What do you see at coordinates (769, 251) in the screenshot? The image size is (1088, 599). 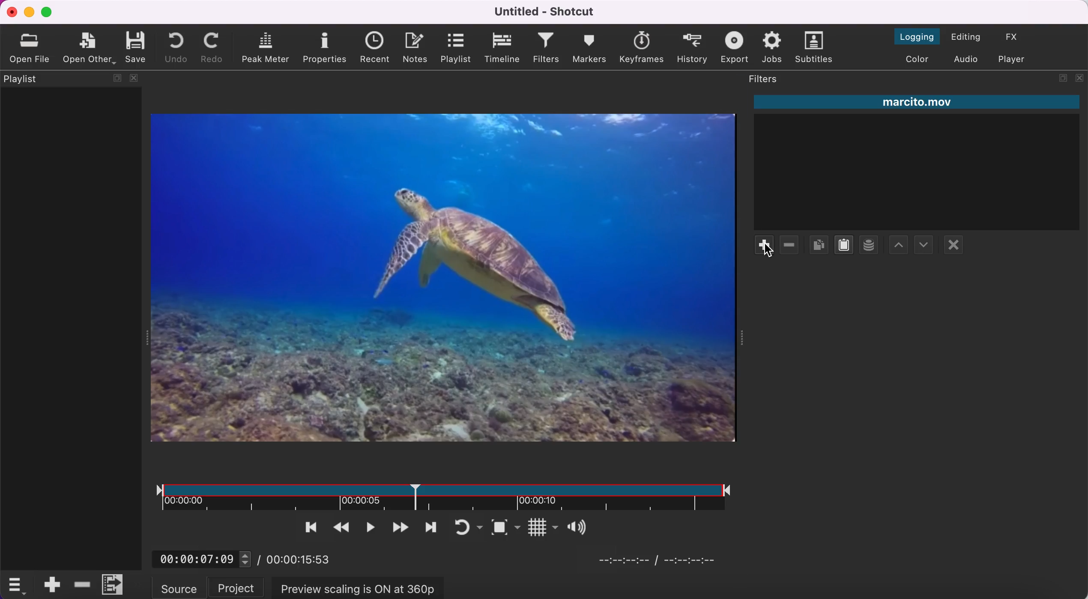 I see `cursor` at bounding box center [769, 251].